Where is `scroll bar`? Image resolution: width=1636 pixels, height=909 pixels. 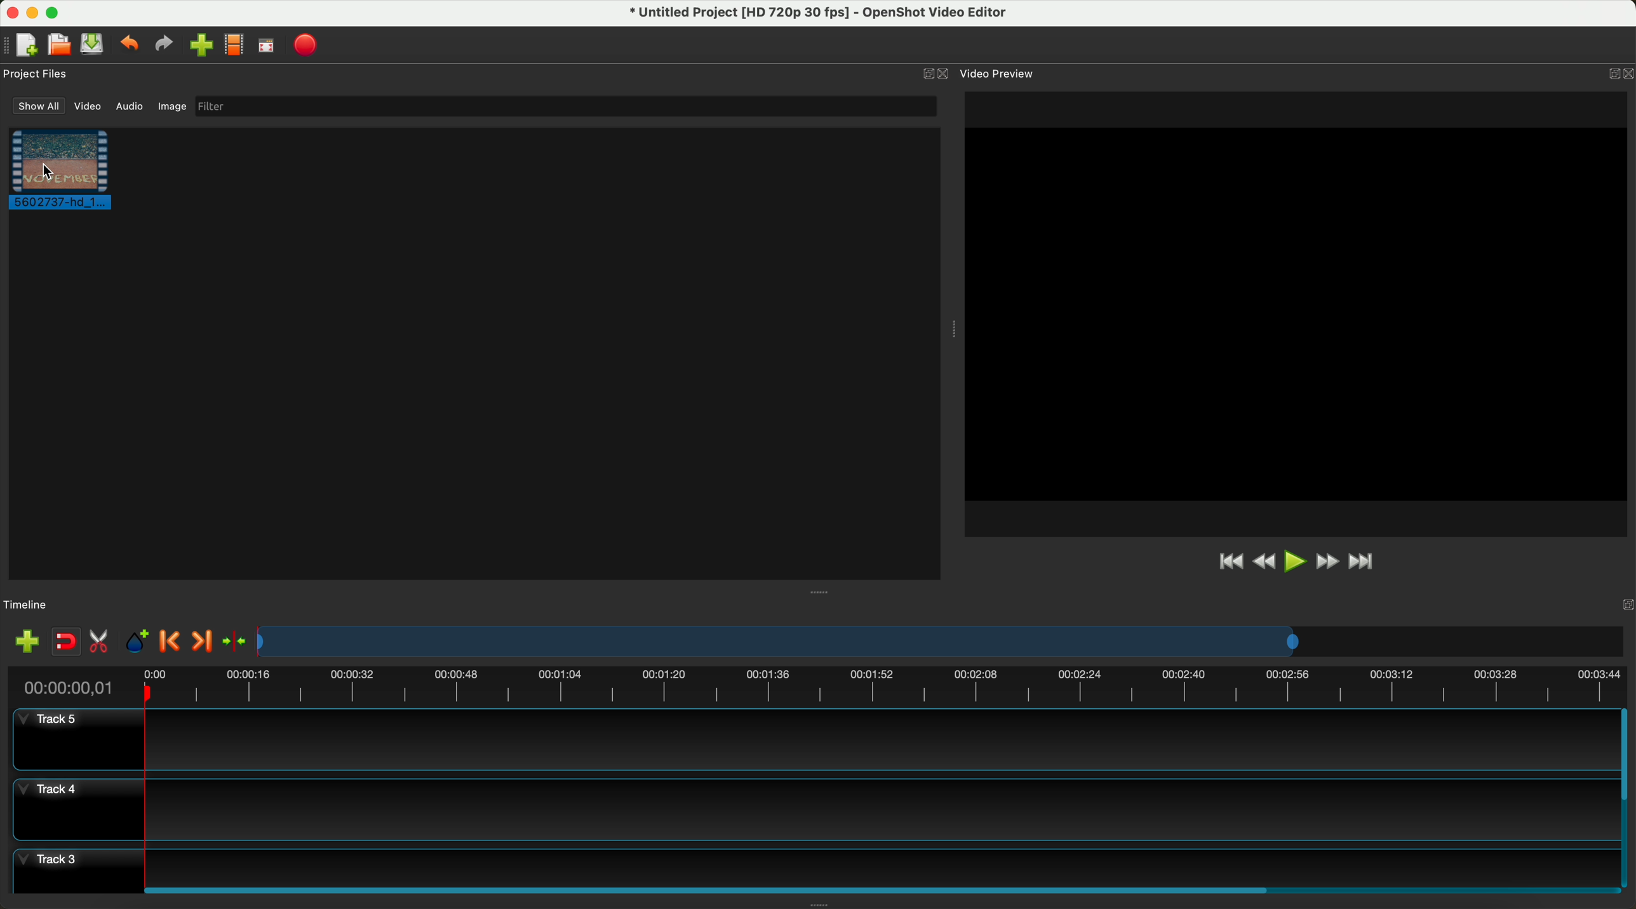 scroll bar is located at coordinates (879, 888).